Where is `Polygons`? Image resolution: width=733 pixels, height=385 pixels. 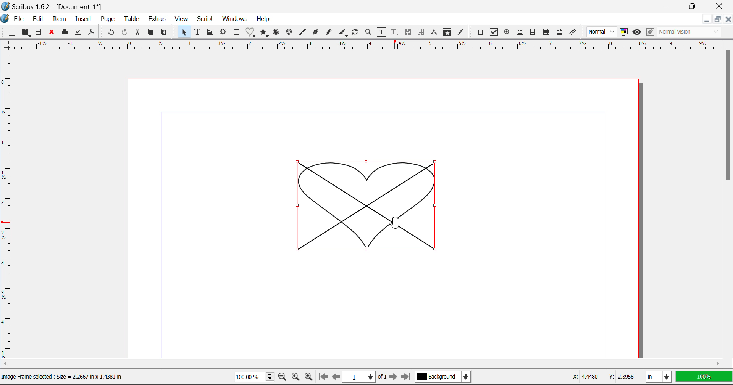
Polygons is located at coordinates (265, 33).